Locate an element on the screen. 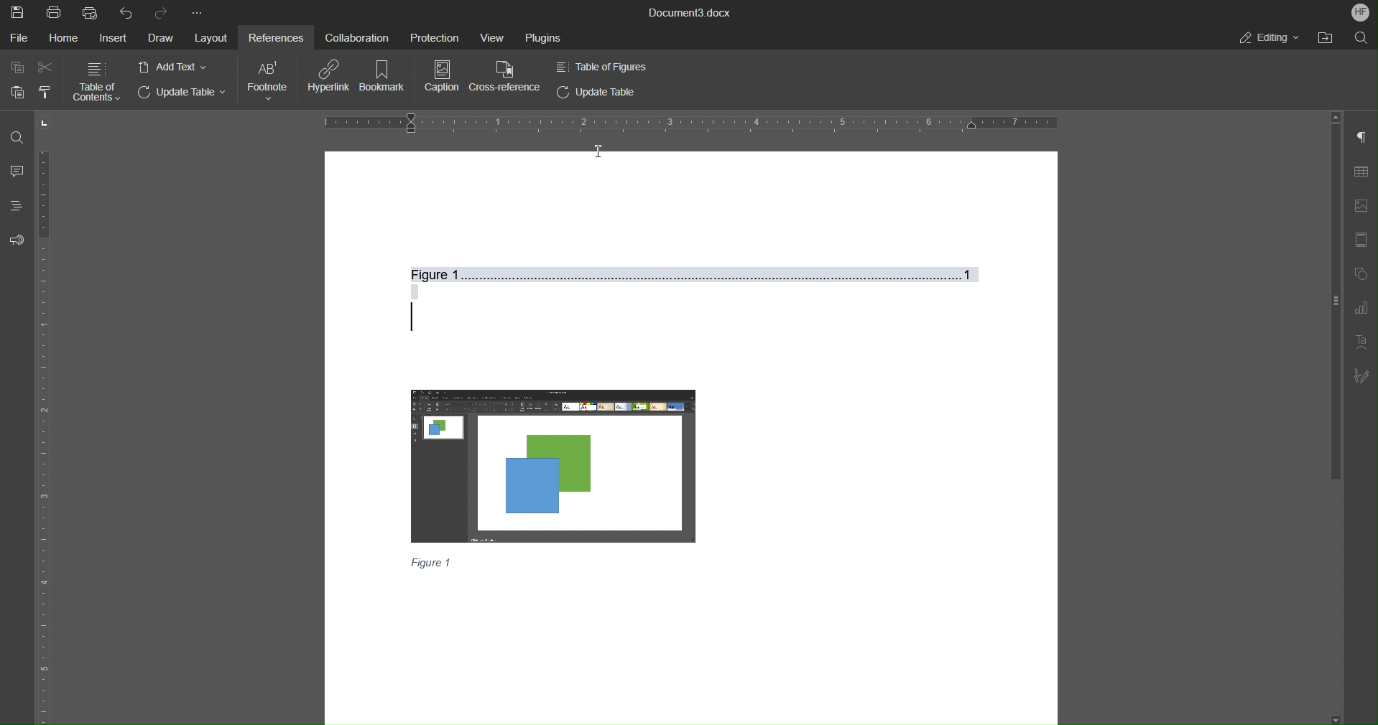 Image resolution: width=1378 pixels, height=725 pixels. Protection is located at coordinates (428, 36).